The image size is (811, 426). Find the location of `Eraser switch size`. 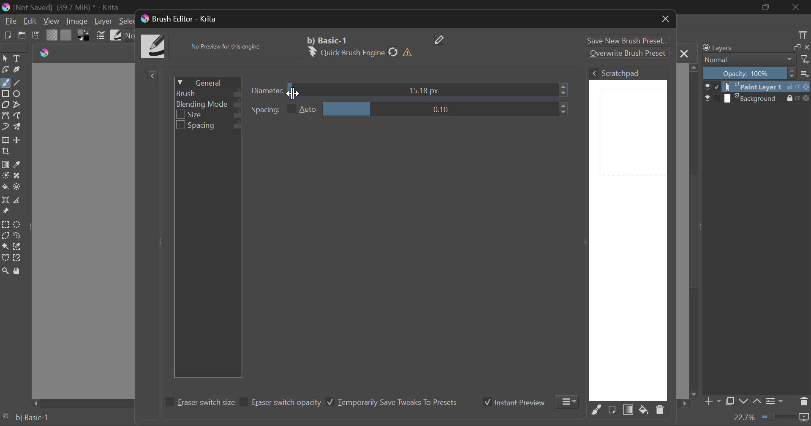

Eraser switch size is located at coordinates (199, 403).